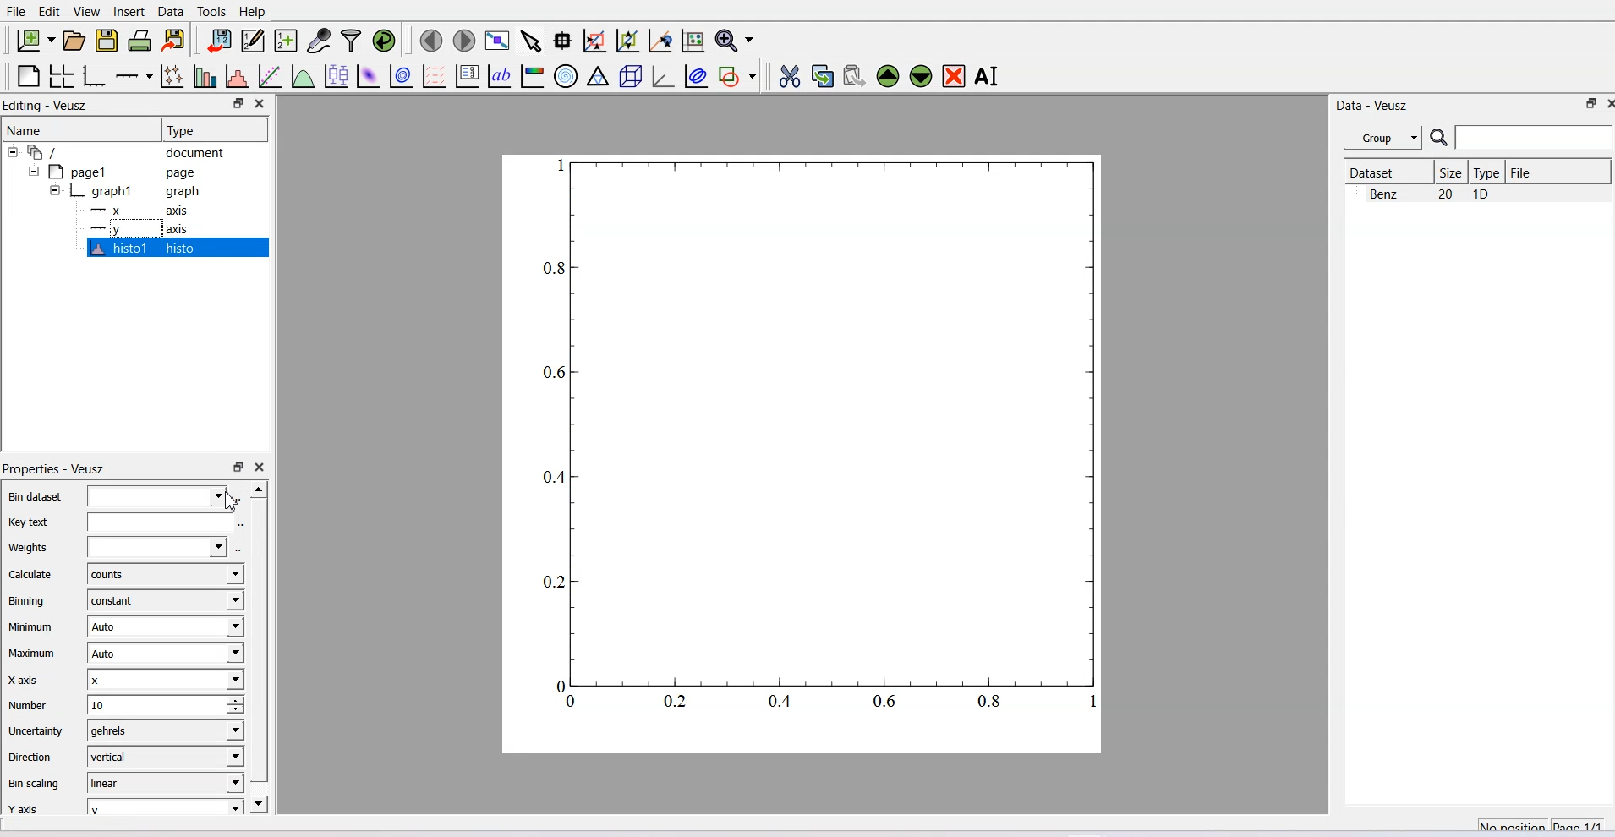 The width and height of the screenshot is (1615, 837). Describe the element at coordinates (95, 76) in the screenshot. I see `Base Graph` at that location.